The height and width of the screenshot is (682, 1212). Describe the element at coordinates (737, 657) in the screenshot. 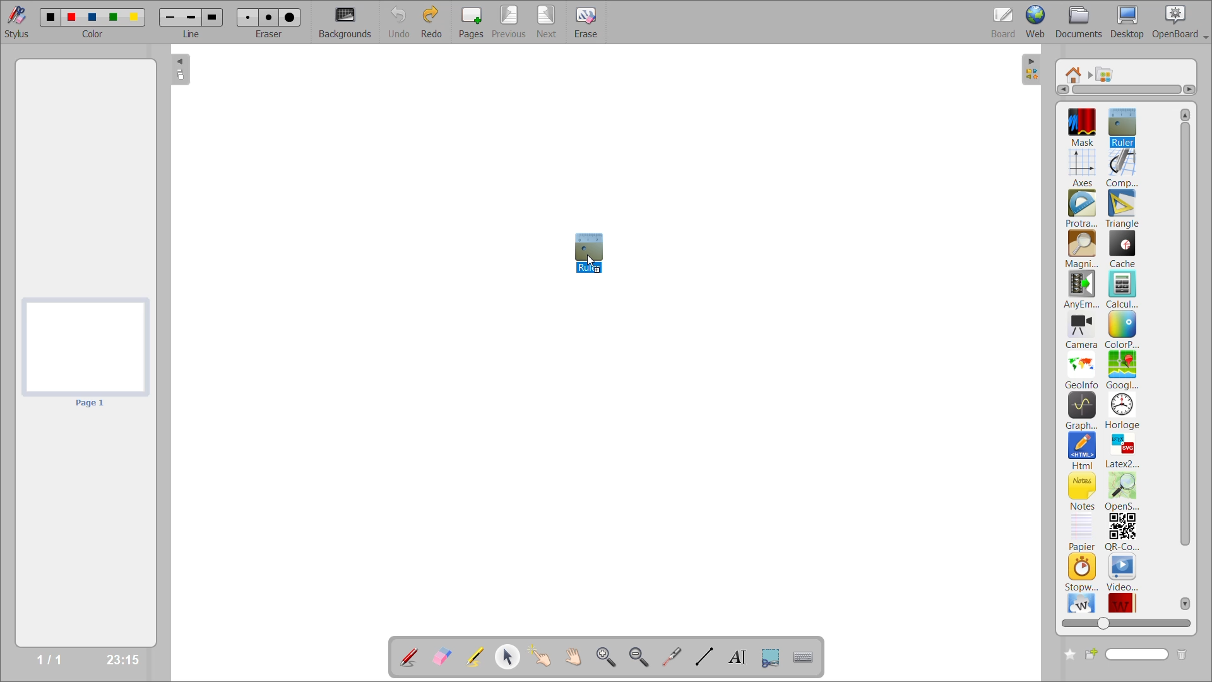

I see `write text` at that location.